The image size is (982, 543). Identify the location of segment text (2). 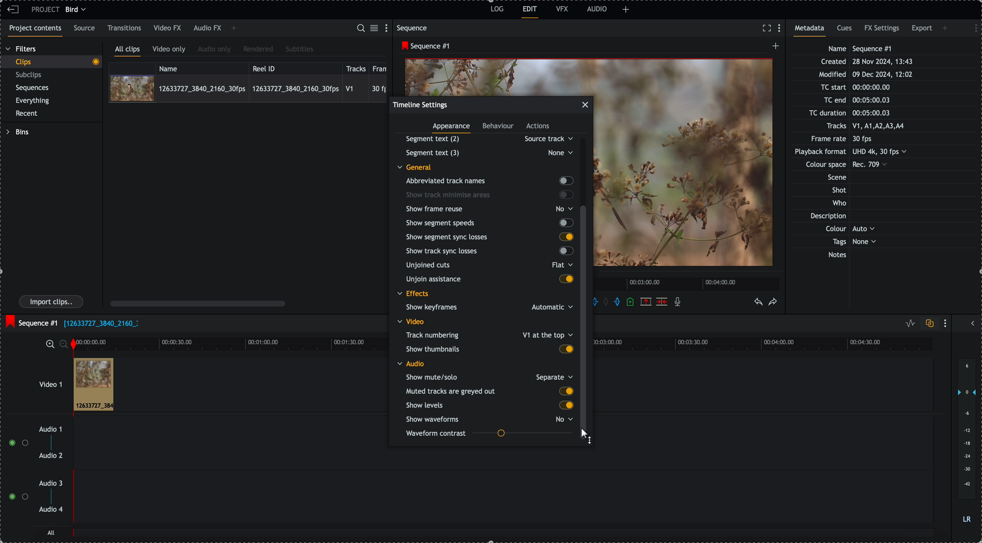
(486, 139).